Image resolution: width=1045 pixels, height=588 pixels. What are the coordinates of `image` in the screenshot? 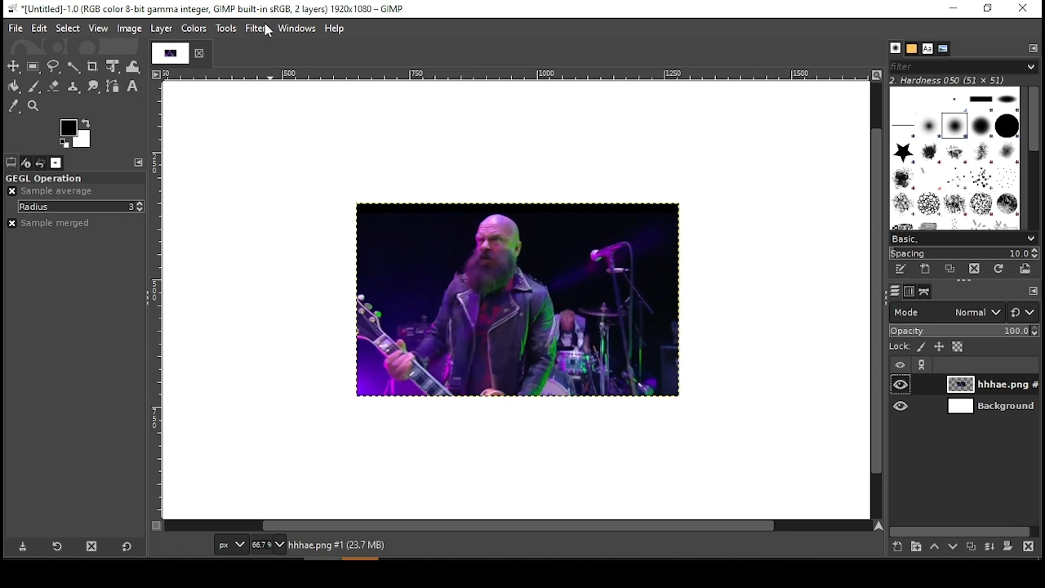 It's located at (130, 28).